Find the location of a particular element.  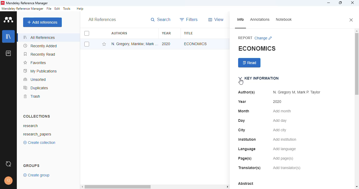

economics is located at coordinates (196, 44).